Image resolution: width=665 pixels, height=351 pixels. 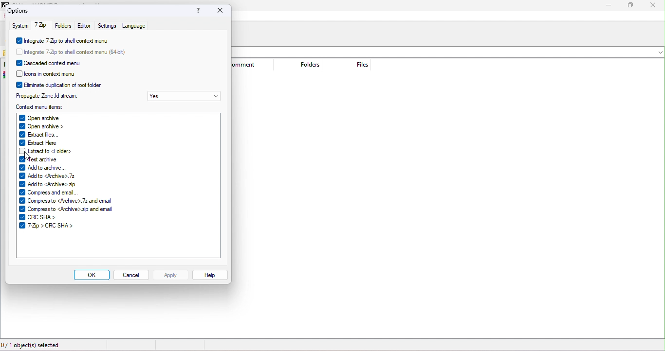 What do you see at coordinates (48, 176) in the screenshot?
I see `add to <archive>.7z` at bounding box center [48, 176].